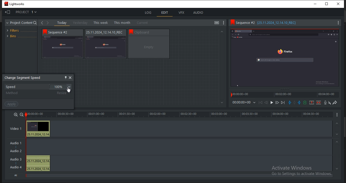 This screenshot has width=346, height=183. What do you see at coordinates (241, 102) in the screenshot?
I see `time` at bounding box center [241, 102].